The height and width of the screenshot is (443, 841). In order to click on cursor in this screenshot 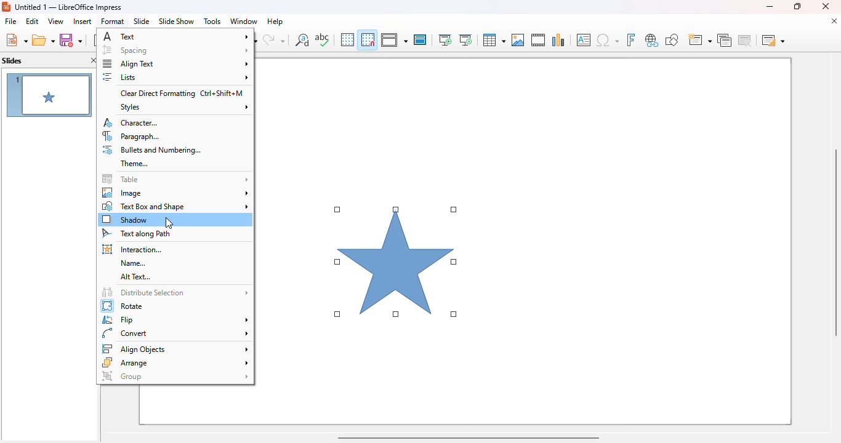, I will do `click(169, 223)`.